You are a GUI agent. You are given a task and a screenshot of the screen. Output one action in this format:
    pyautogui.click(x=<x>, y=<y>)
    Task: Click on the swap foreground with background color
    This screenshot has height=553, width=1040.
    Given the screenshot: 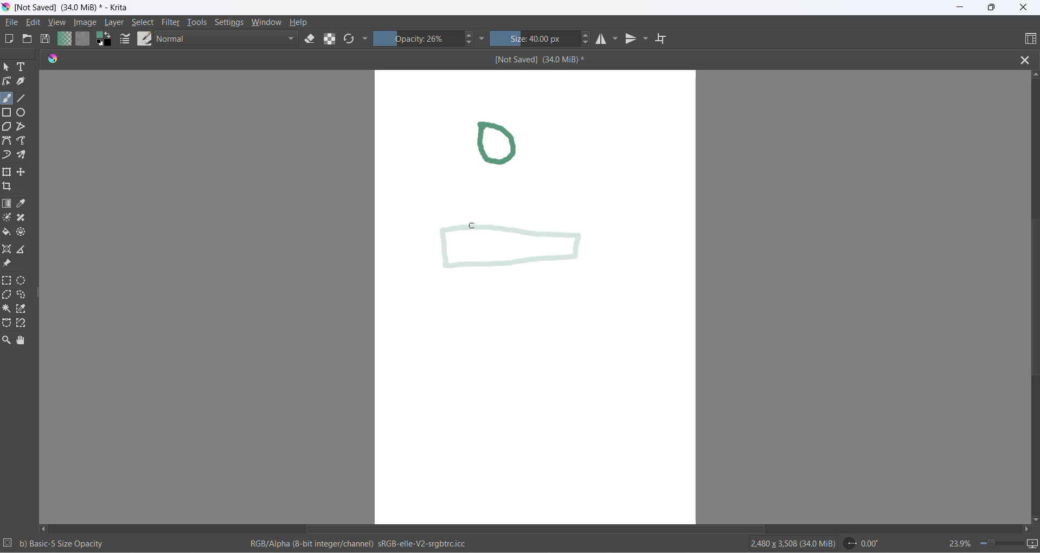 What is the action you would take?
    pyautogui.click(x=105, y=39)
    